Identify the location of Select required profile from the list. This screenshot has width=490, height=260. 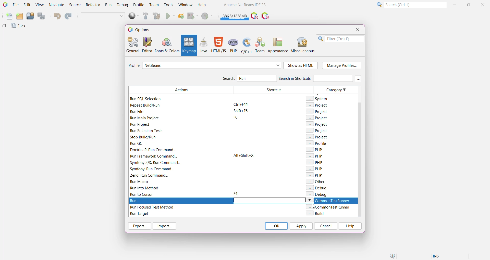
(212, 65).